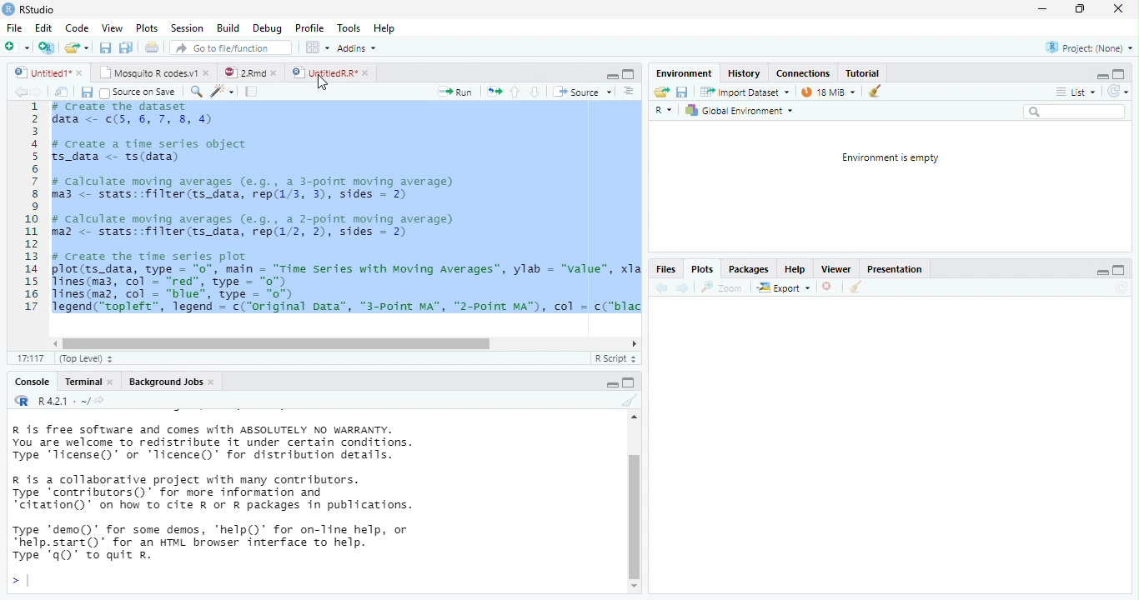 This screenshot has height=600, width=1139. What do you see at coordinates (53, 343) in the screenshot?
I see `scrollbar left` at bounding box center [53, 343].